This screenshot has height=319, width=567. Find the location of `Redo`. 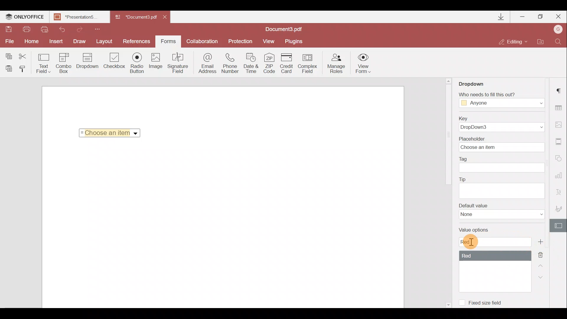

Redo is located at coordinates (80, 29).